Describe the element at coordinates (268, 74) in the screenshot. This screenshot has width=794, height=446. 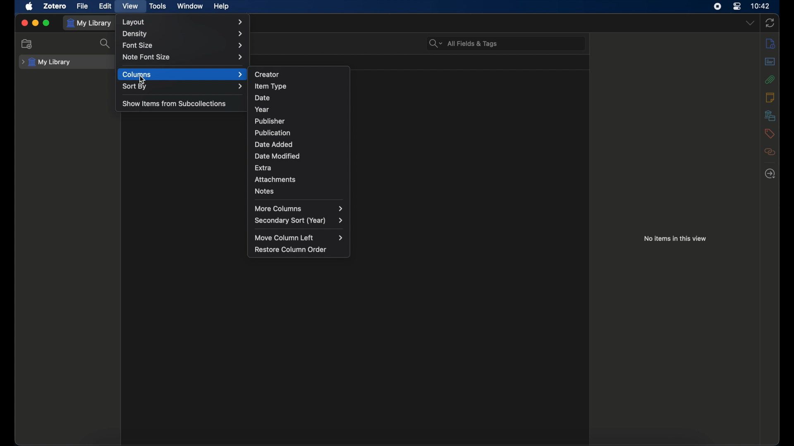
I see `creator` at that location.